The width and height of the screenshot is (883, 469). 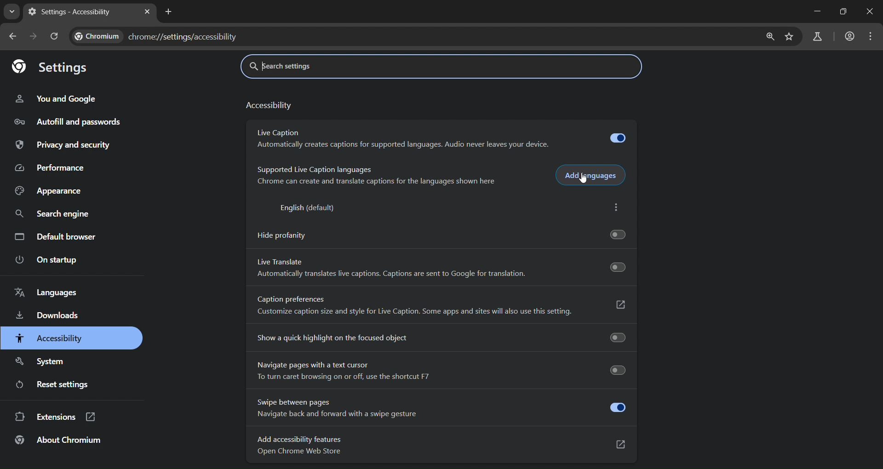 What do you see at coordinates (56, 36) in the screenshot?
I see `reload page` at bounding box center [56, 36].